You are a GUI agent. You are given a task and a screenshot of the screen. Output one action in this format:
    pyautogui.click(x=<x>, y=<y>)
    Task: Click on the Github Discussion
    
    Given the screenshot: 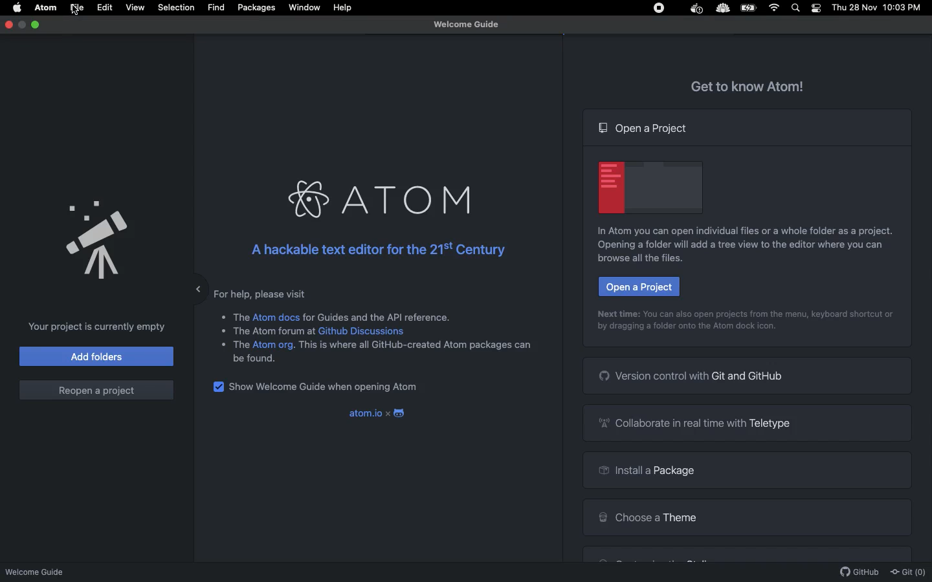 What is the action you would take?
    pyautogui.click(x=364, y=331)
    